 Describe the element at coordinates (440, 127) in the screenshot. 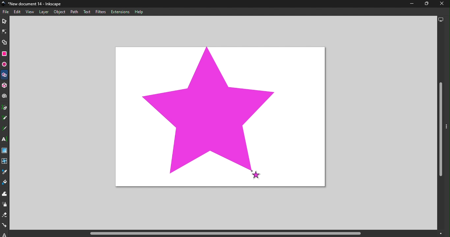

I see `Vertical scroll bar` at that location.